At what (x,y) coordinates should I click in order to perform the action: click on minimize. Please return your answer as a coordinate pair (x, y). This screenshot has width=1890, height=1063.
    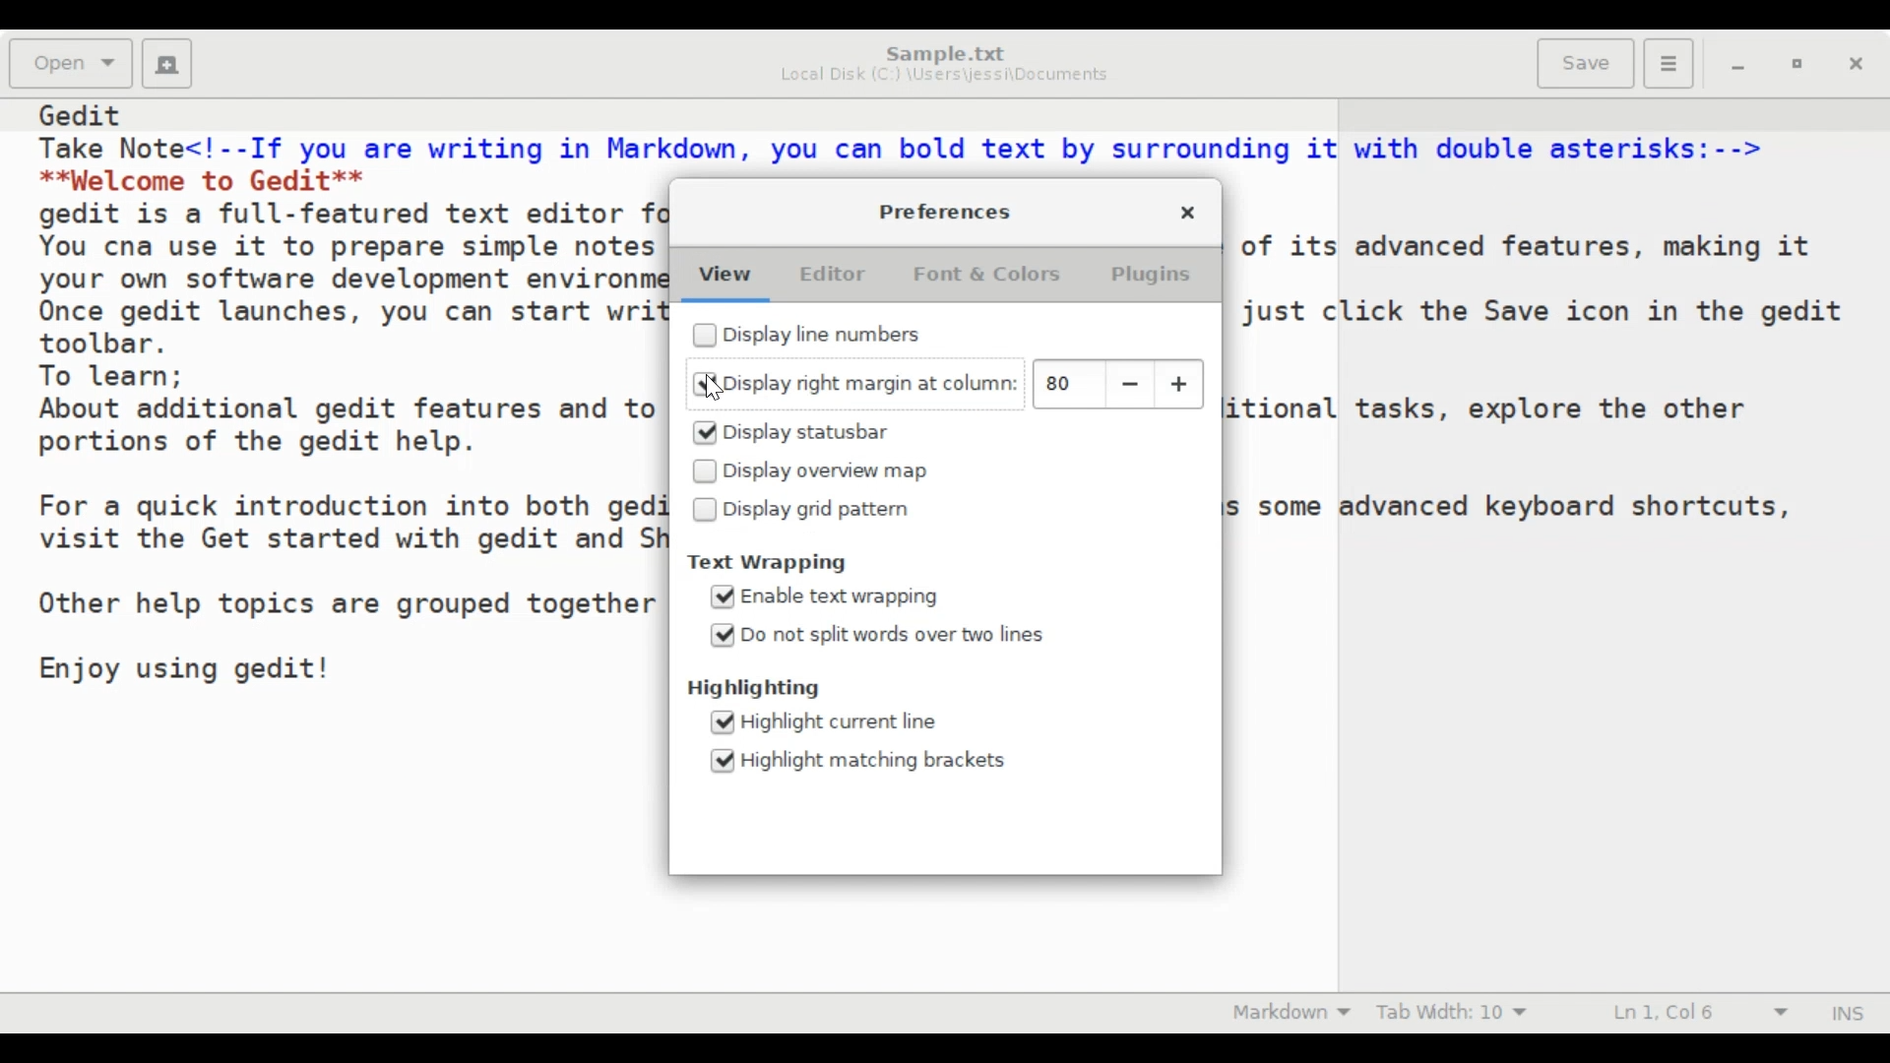
    Looking at the image, I should click on (1739, 68).